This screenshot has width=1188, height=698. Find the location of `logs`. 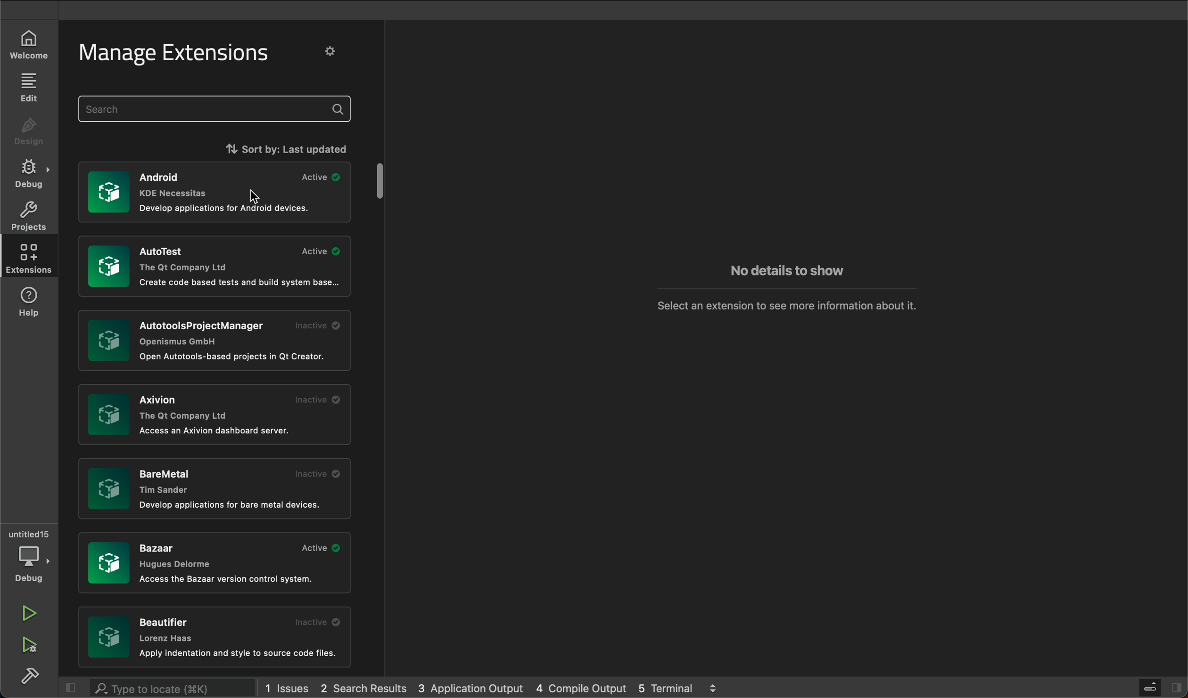

logs is located at coordinates (586, 686).